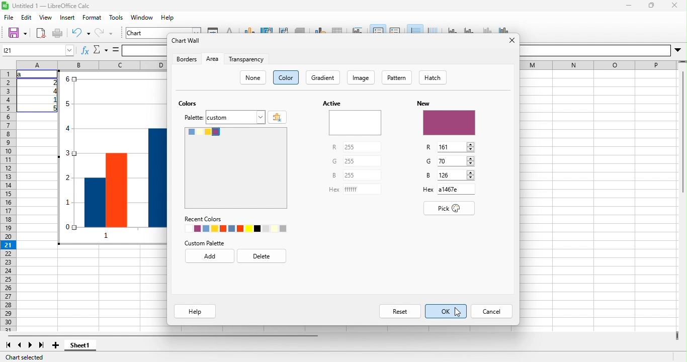  Describe the element at coordinates (163, 30) in the screenshot. I see `chart area` at that location.